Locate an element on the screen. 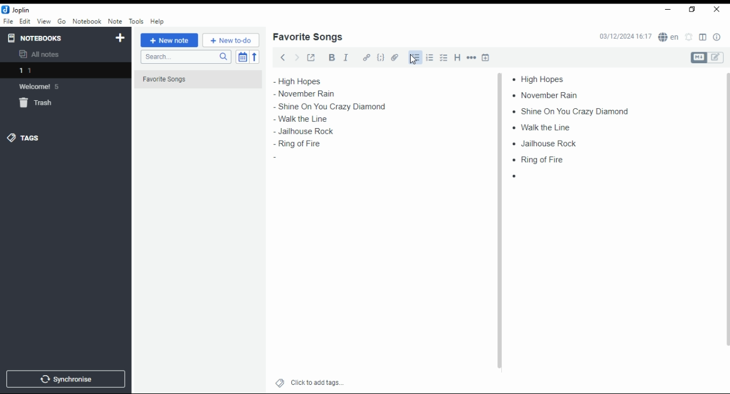 This screenshot has height=394, width=730. note properties is located at coordinates (717, 38).